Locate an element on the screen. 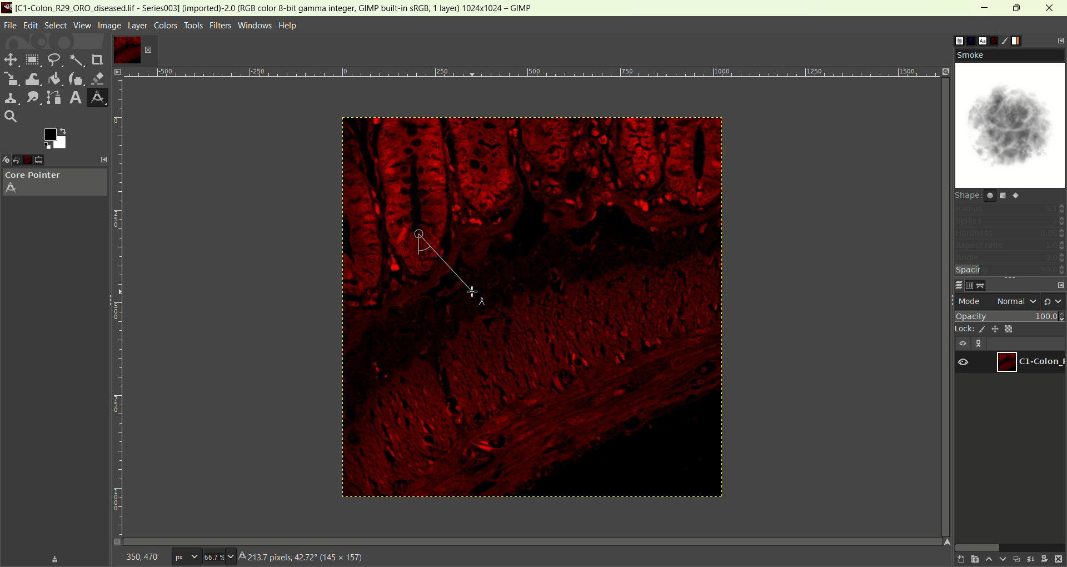 This screenshot has width=1067, height=567. lock position and size is located at coordinates (994, 329).